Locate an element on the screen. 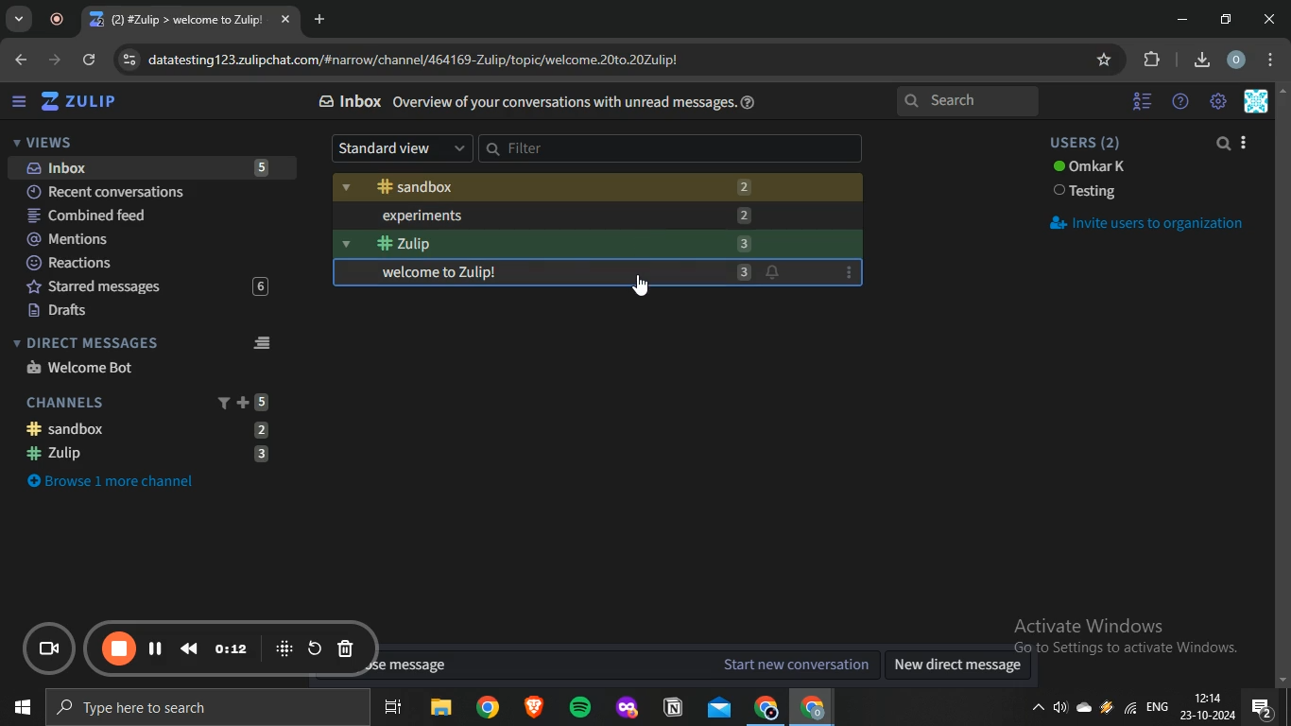  zulip is located at coordinates (150, 455).